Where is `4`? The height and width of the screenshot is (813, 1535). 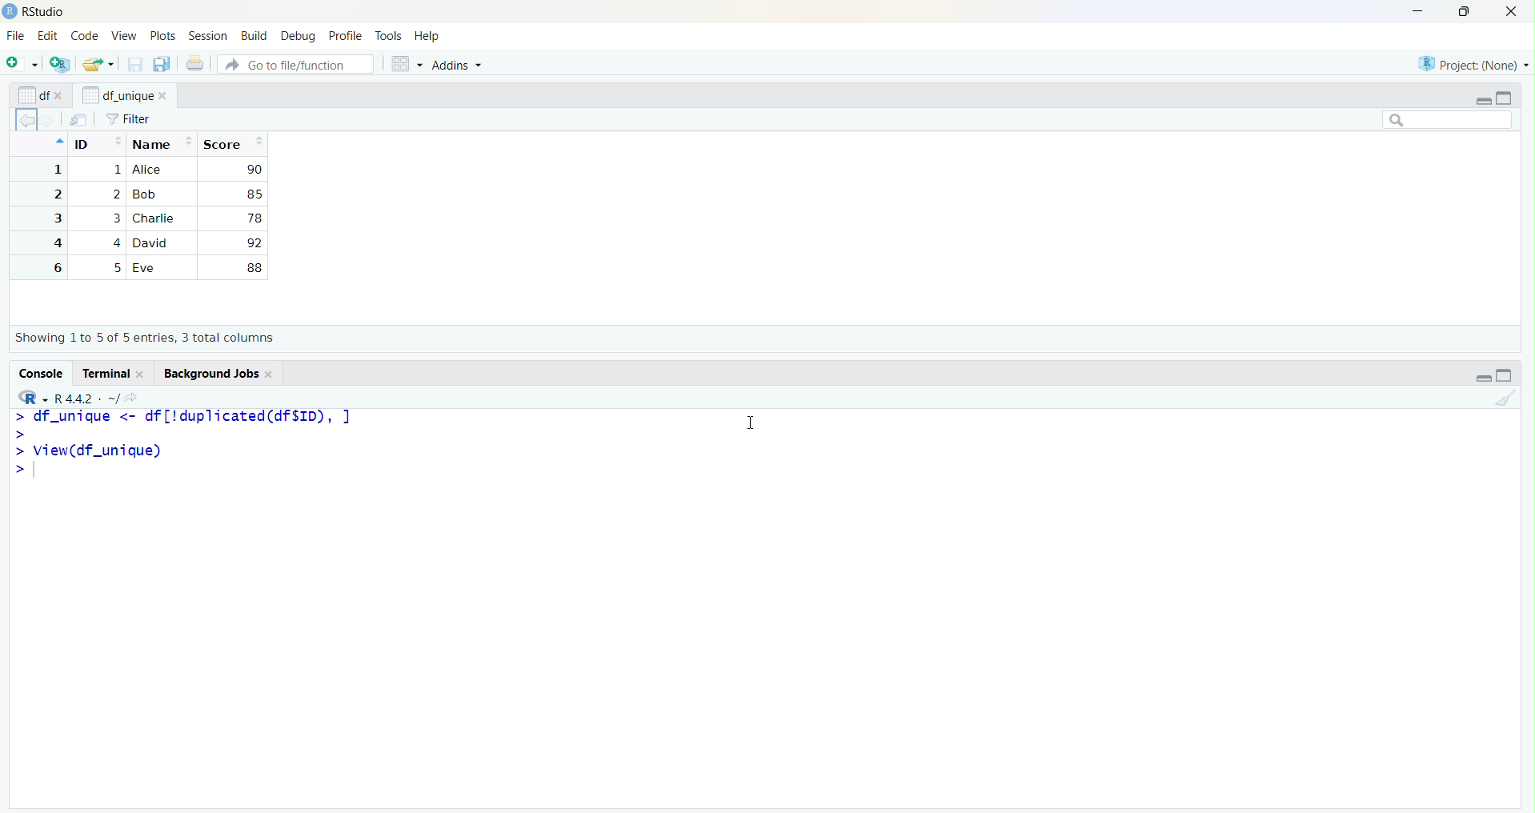
4 is located at coordinates (114, 242).